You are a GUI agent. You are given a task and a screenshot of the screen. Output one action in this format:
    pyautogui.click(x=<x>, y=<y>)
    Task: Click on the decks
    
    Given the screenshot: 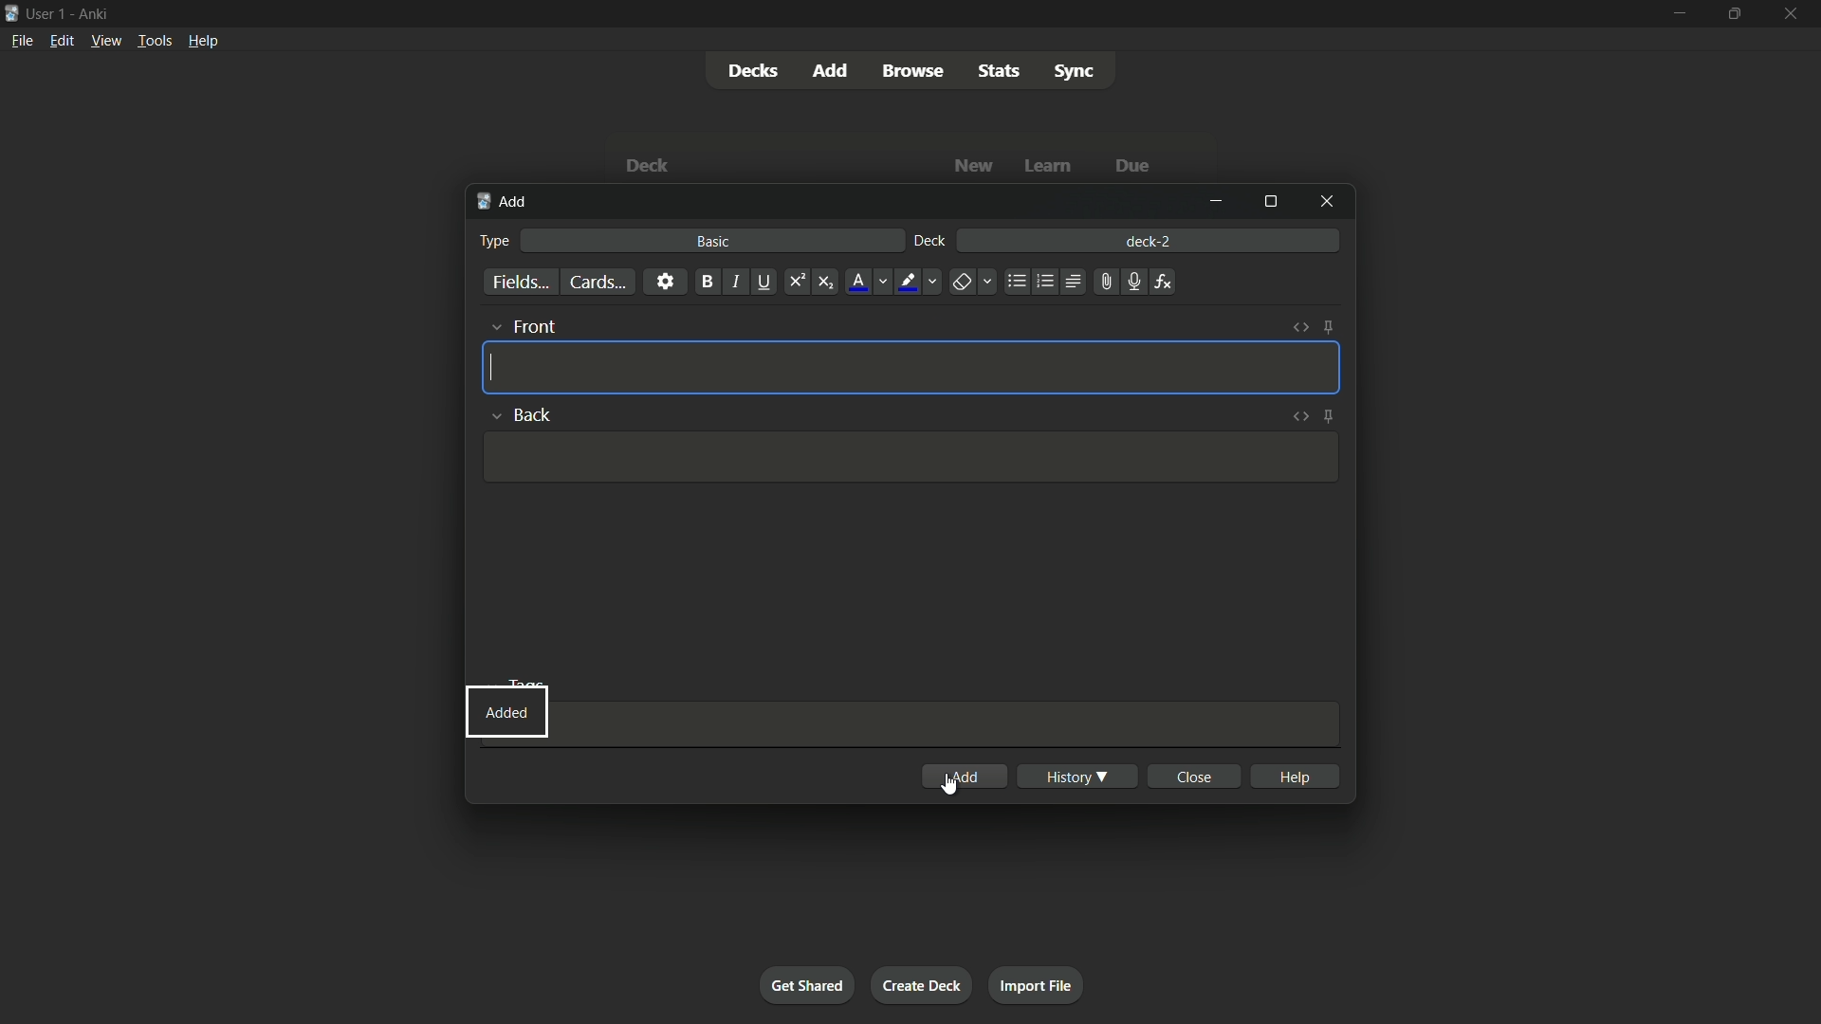 What is the action you would take?
    pyautogui.click(x=750, y=70)
    